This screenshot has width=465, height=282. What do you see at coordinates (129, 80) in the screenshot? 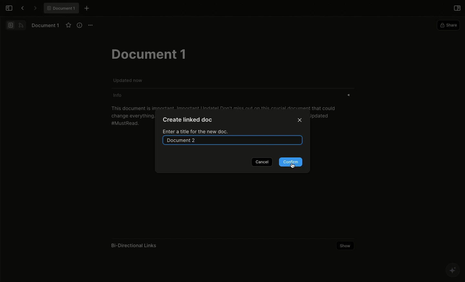
I see `Updated now` at bounding box center [129, 80].